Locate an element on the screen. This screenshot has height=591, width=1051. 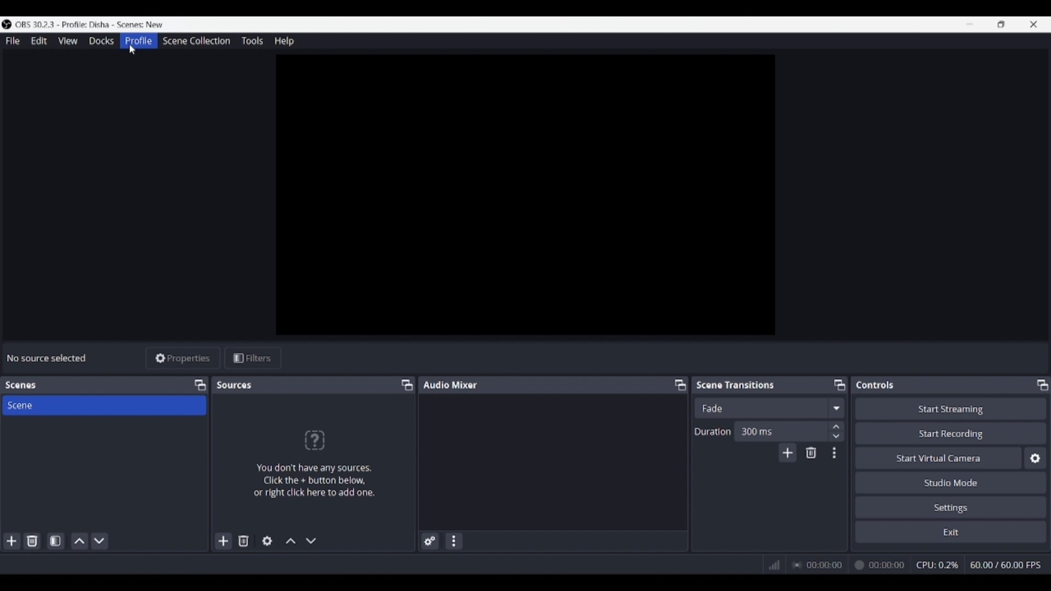
Docks menu is located at coordinates (101, 41).